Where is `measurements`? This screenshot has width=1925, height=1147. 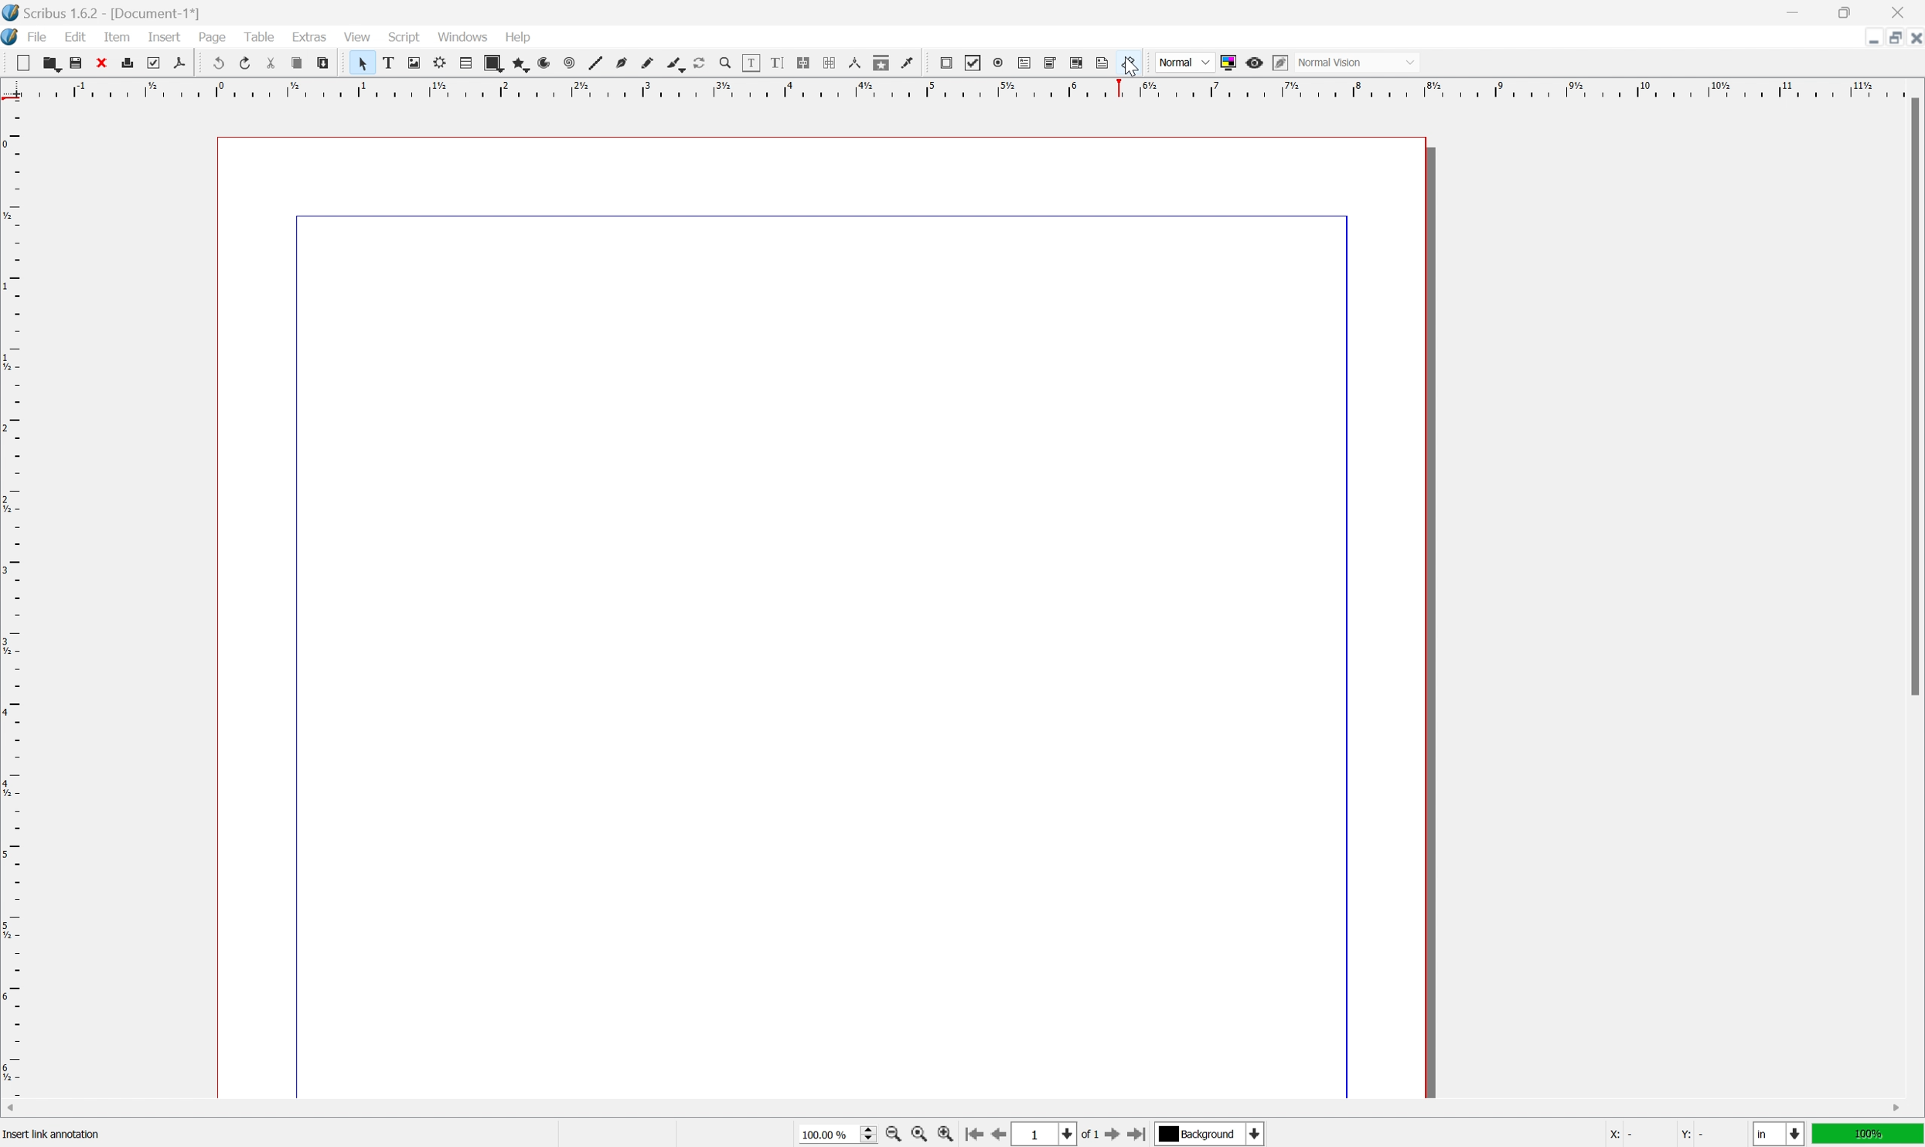
measurements is located at coordinates (854, 63).